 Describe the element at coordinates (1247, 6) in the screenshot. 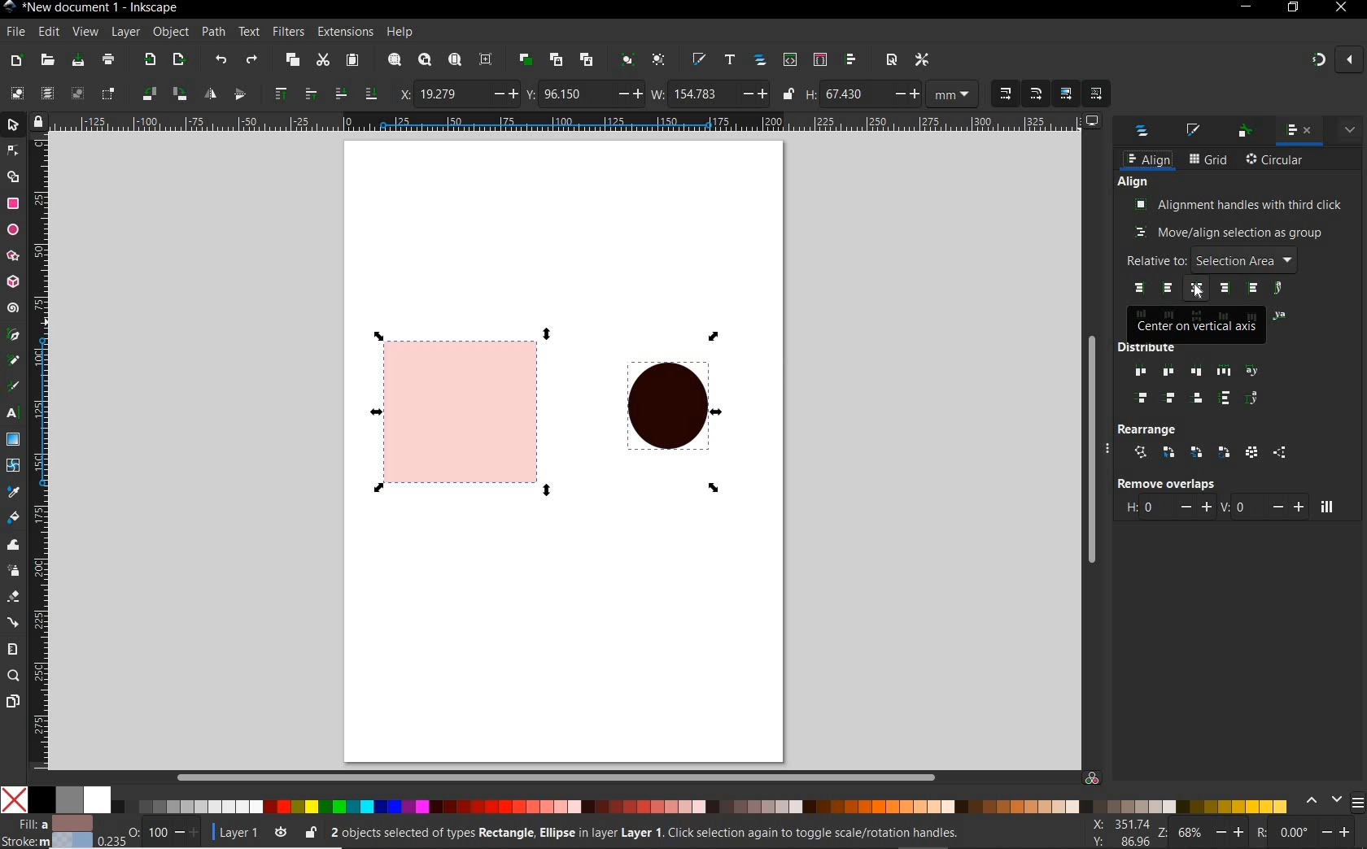

I see `minimize` at that location.